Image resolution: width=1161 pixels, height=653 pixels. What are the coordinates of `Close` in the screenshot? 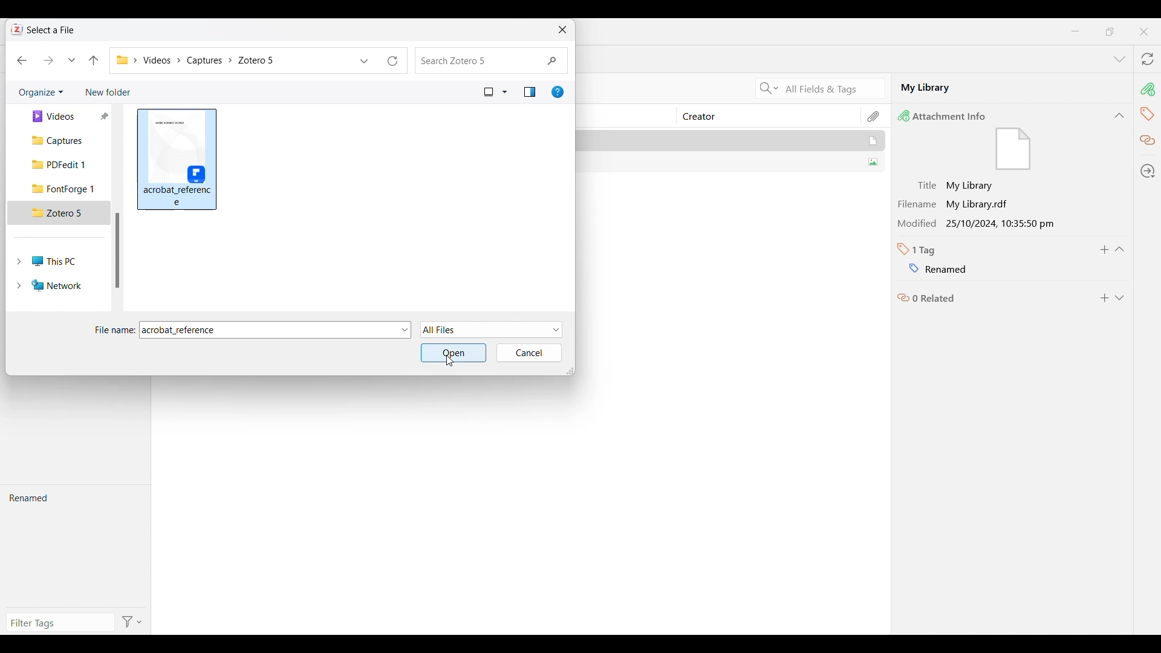 It's located at (561, 31).